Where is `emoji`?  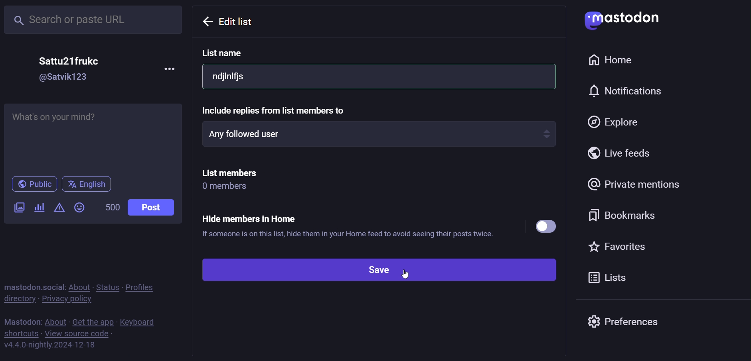 emoji is located at coordinates (79, 207).